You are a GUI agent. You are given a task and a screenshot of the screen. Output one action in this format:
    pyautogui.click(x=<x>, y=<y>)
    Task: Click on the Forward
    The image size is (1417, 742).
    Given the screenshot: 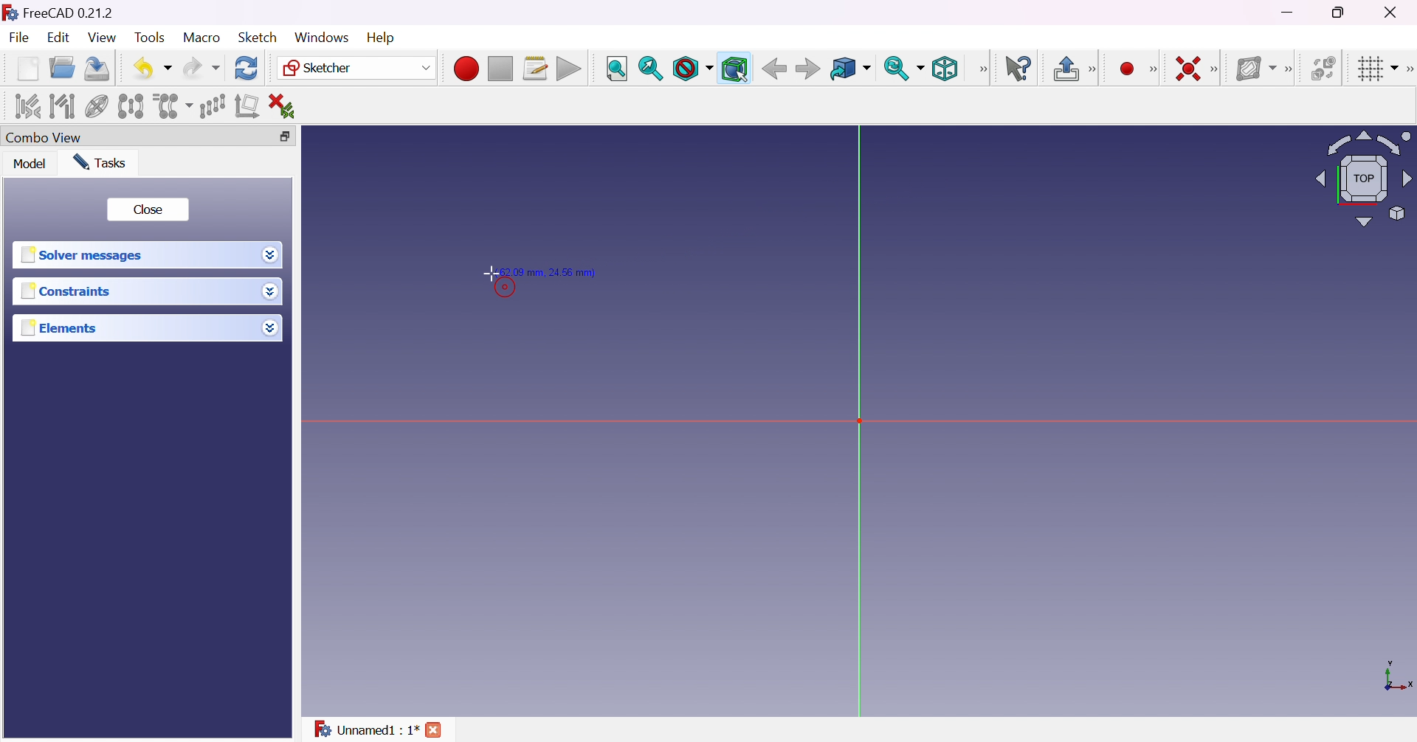 What is the action you would take?
    pyautogui.click(x=807, y=70)
    